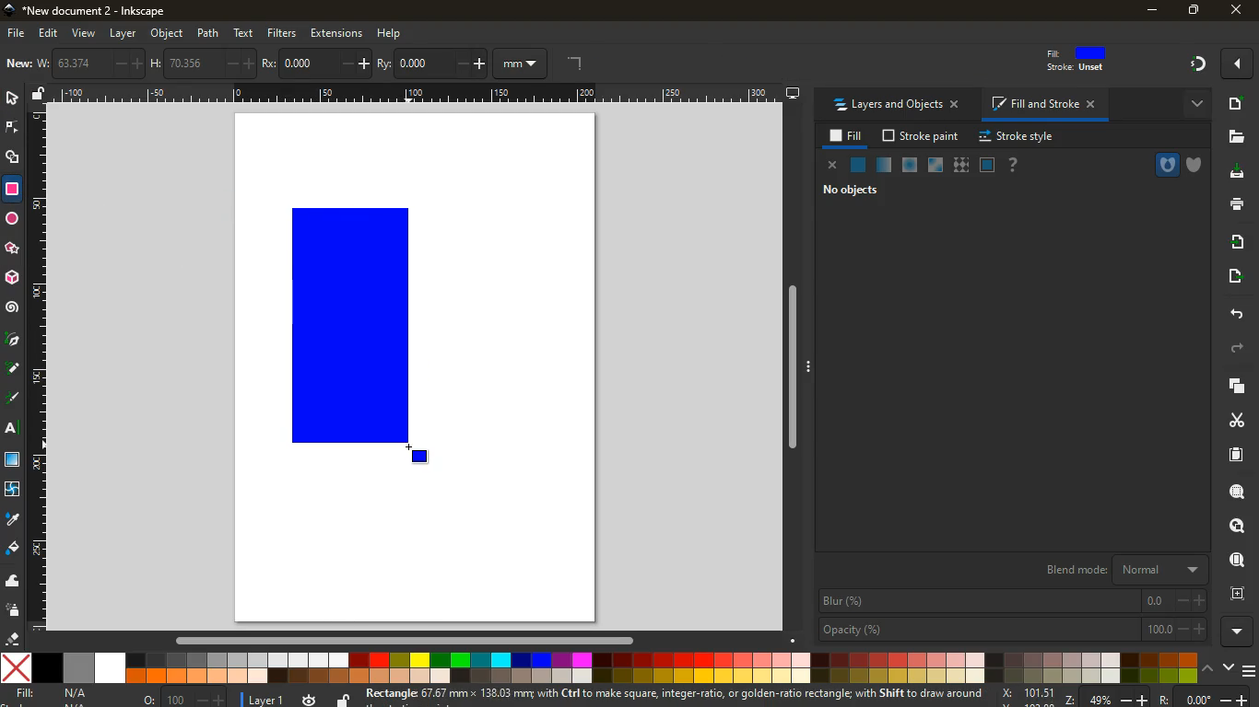 This screenshot has width=1259, height=707. What do you see at coordinates (896, 106) in the screenshot?
I see `layers and objects` at bounding box center [896, 106].